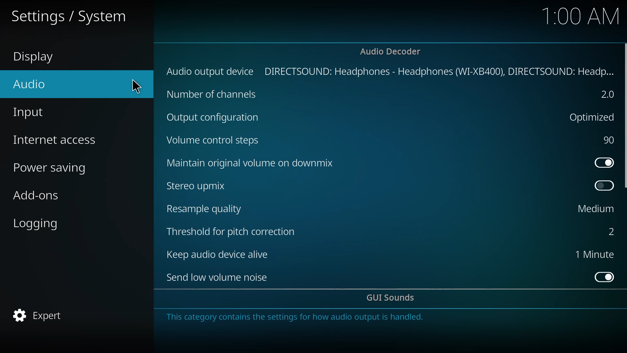 This screenshot has width=627, height=353. I want to click on 2, so click(608, 230).